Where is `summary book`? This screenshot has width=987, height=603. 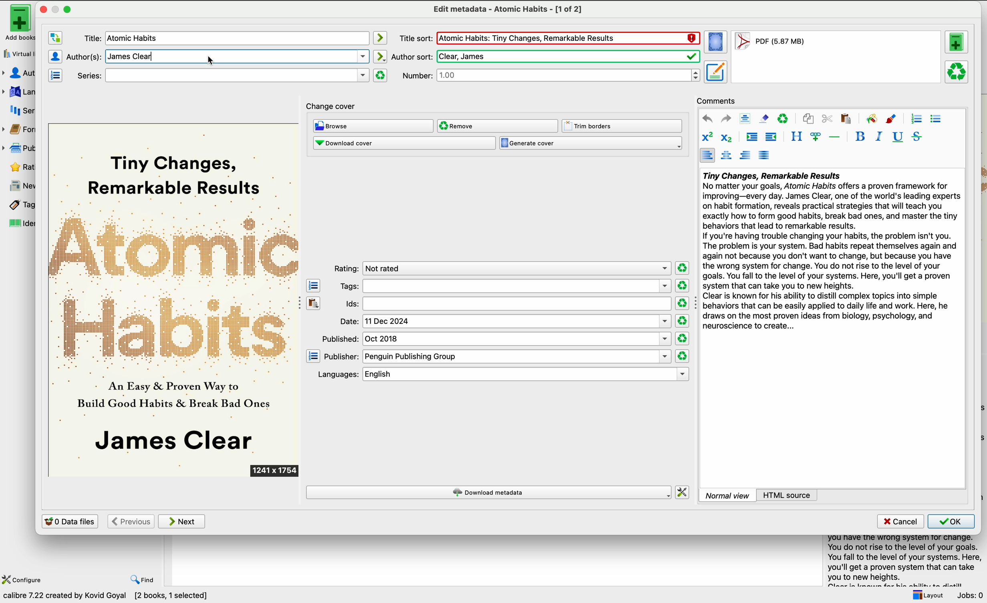 summary book is located at coordinates (901, 559).